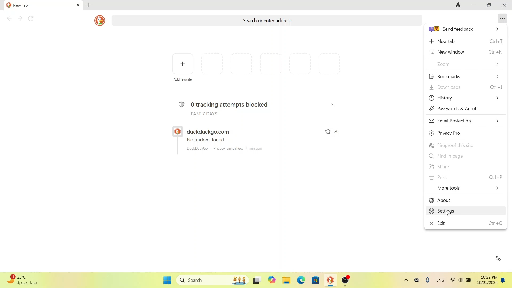  What do you see at coordinates (465, 41) in the screenshot?
I see `new tab` at bounding box center [465, 41].